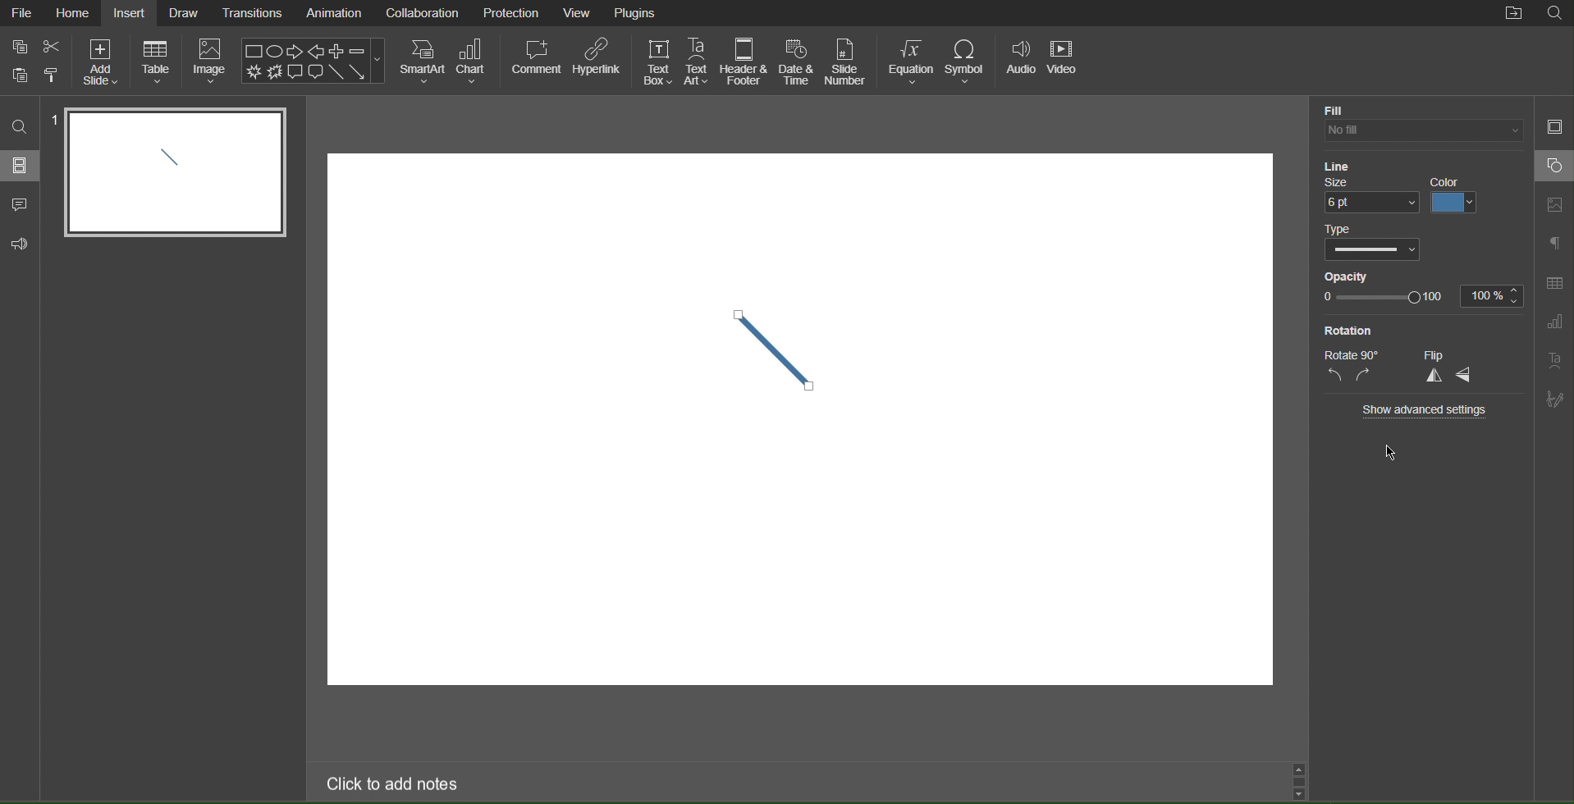 The width and height of the screenshot is (1574, 804). I want to click on Graph Settings, so click(1553, 322).